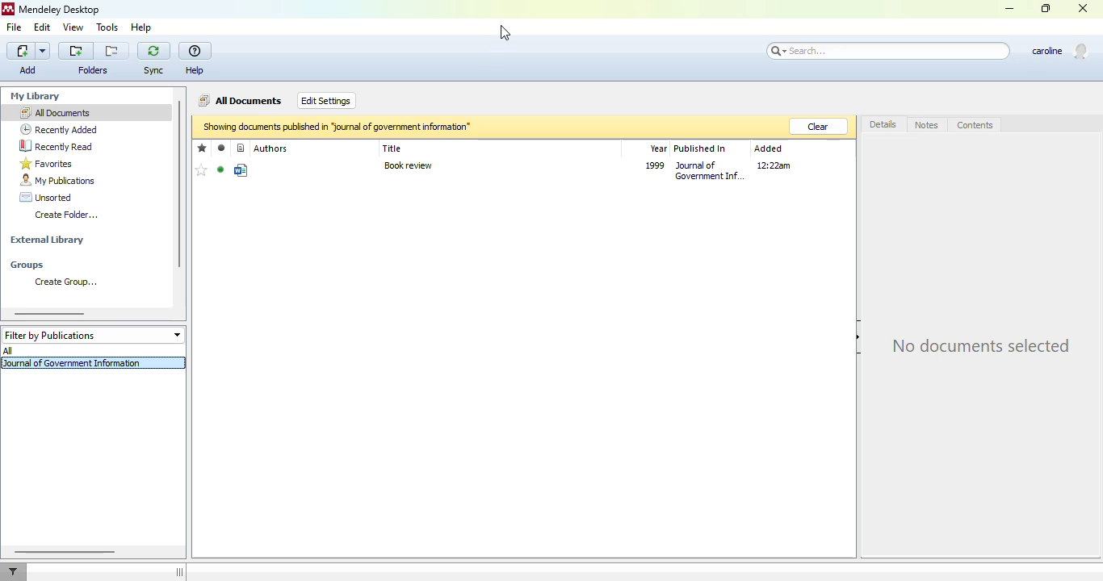  What do you see at coordinates (1010, 9) in the screenshot?
I see `minimize` at bounding box center [1010, 9].